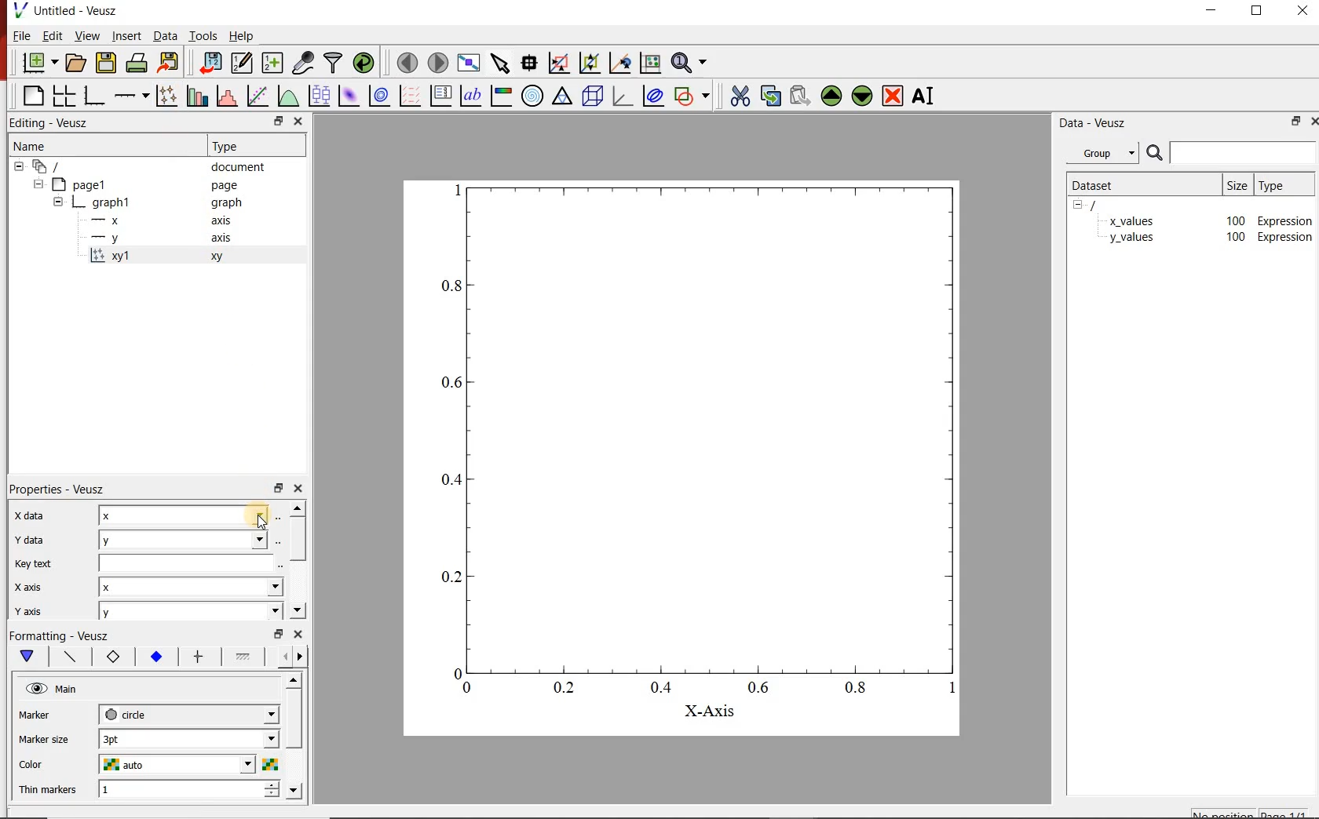 This screenshot has width=1319, height=819. Describe the element at coordinates (299, 121) in the screenshot. I see `close` at that location.